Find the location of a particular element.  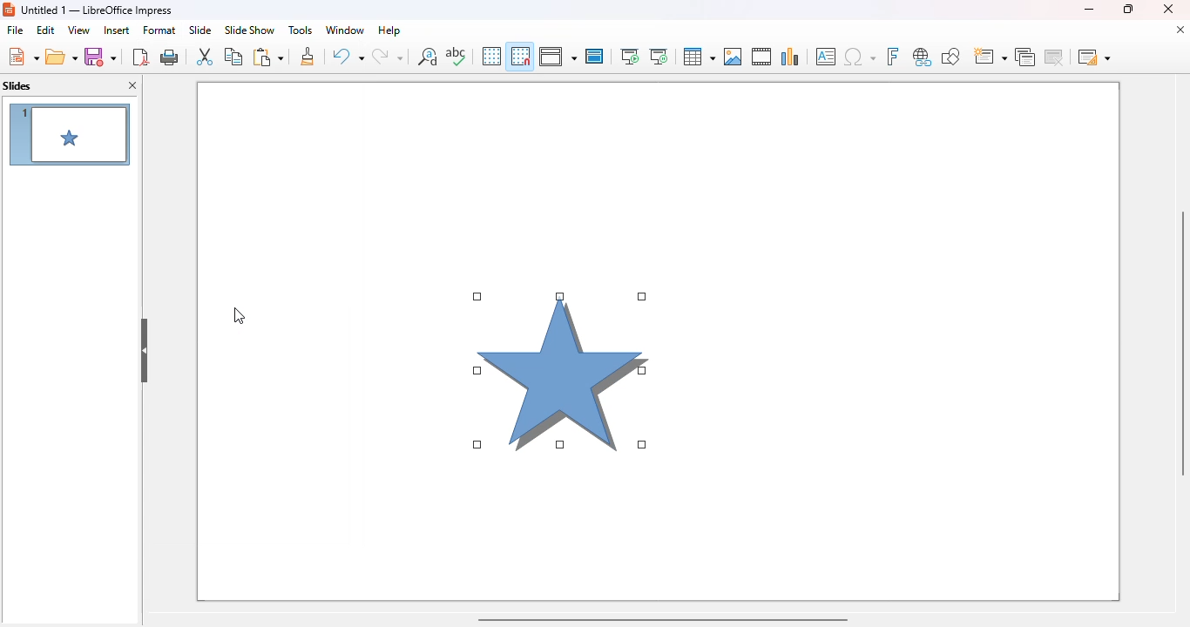

show draw functions is located at coordinates (950, 56).